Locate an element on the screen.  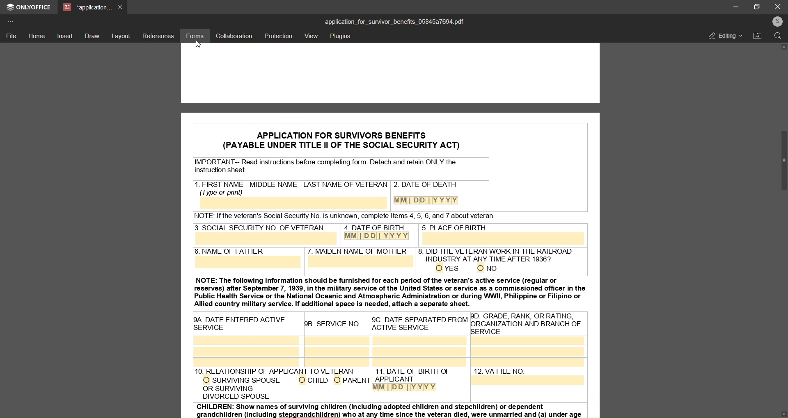
cursor is located at coordinates (199, 44).